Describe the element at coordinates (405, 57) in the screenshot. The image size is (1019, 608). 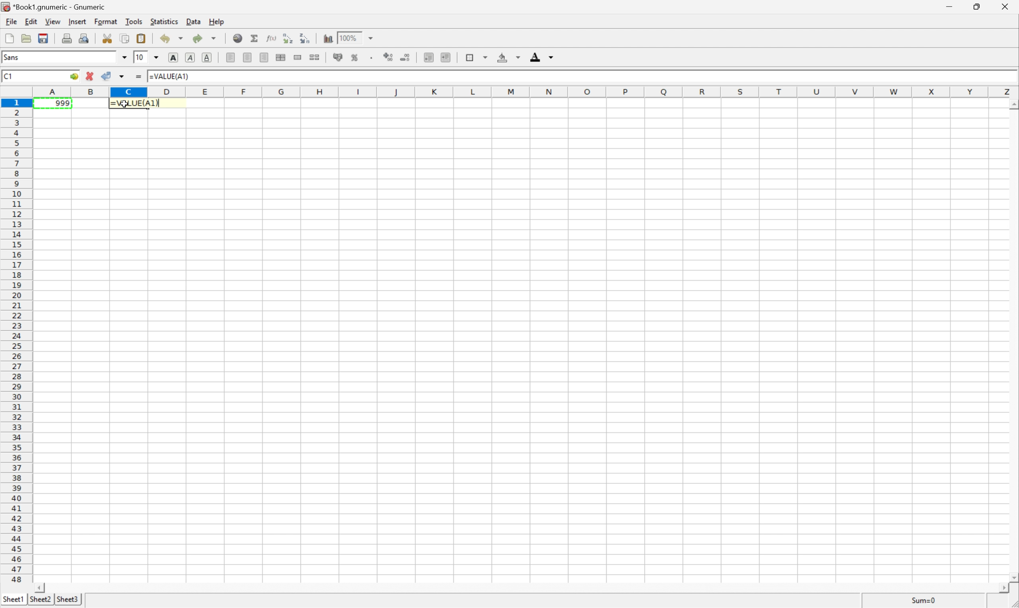
I see `decrease number of decimals displayed` at that location.